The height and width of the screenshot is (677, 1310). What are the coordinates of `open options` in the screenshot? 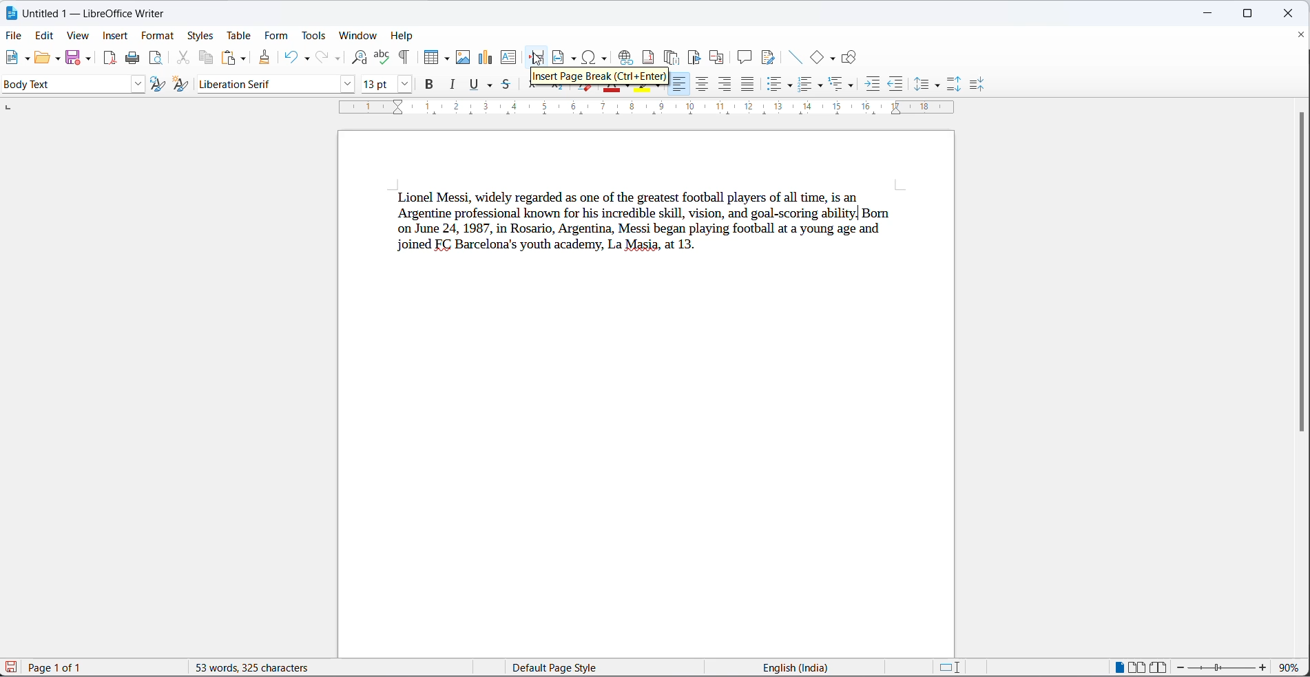 It's located at (56, 59).